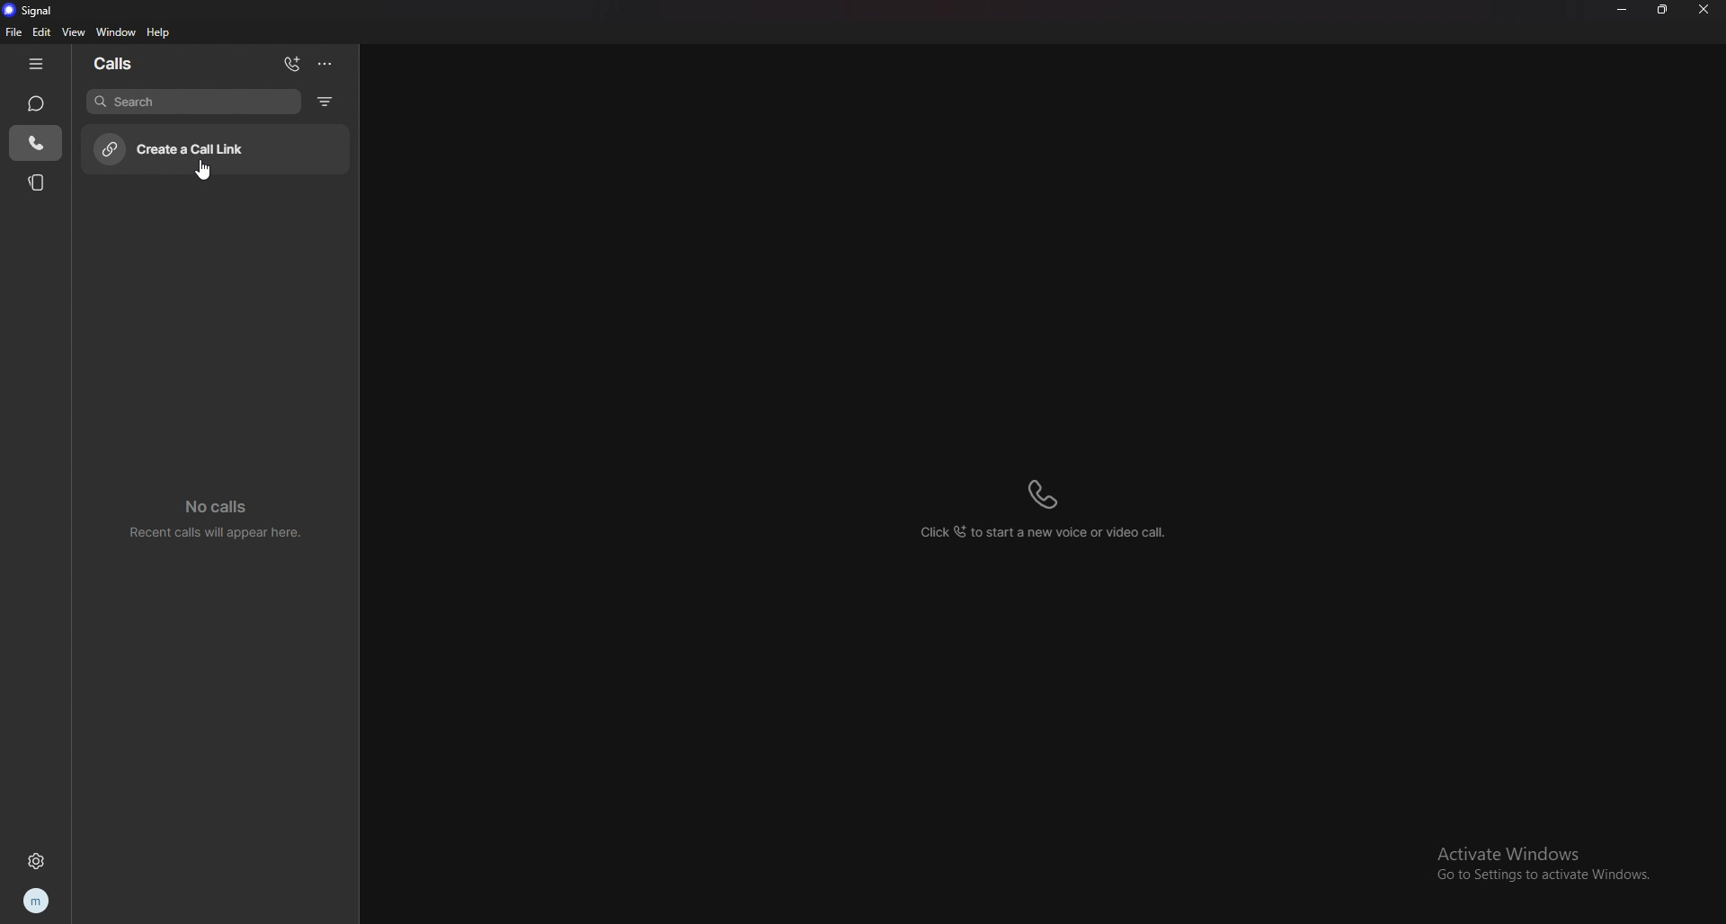 The width and height of the screenshot is (1726, 924). I want to click on file, so click(14, 32).